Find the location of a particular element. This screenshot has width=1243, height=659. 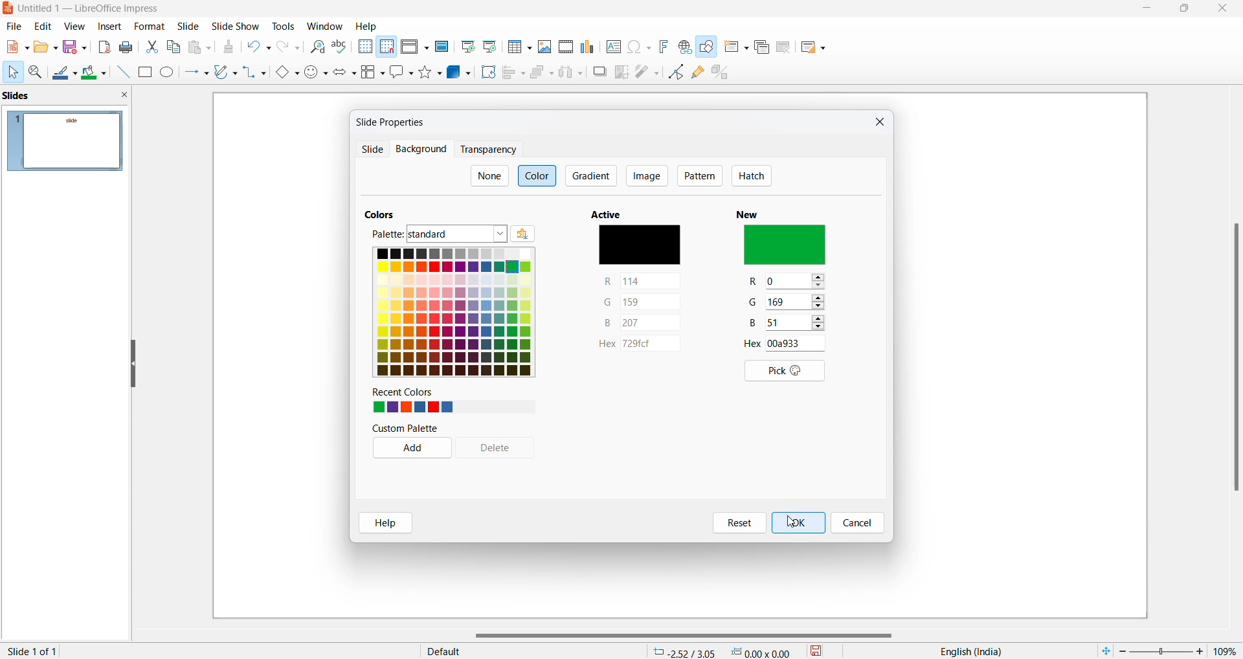

snap to grid is located at coordinates (386, 48).